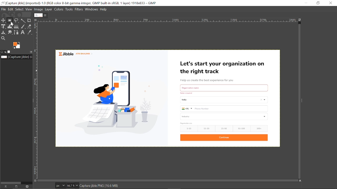 The height and width of the screenshot is (189, 337). What do you see at coordinates (76, 185) in the screenshot?
I see `Zoom options` at bounding box center [76, 185].